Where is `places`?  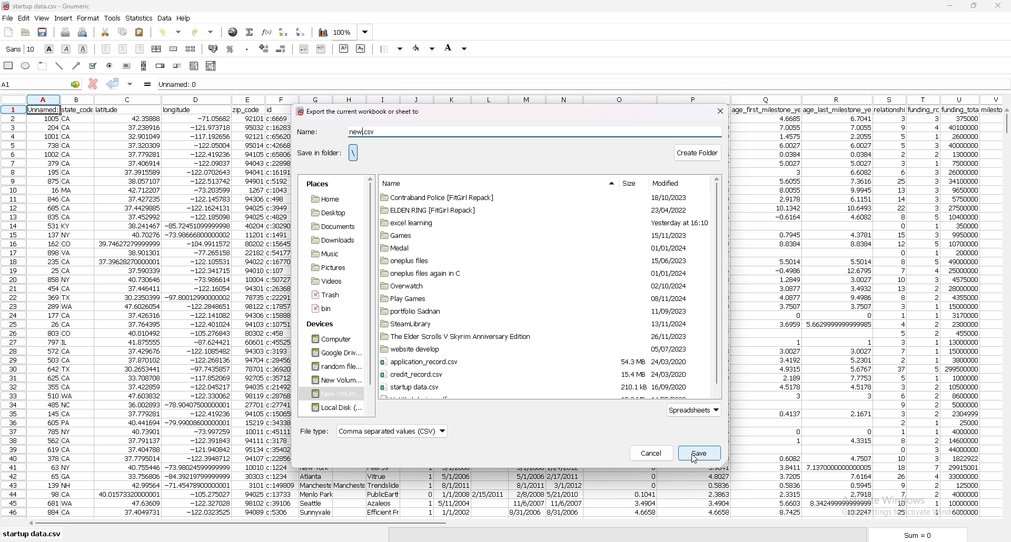
places is located at coordinates (318, 184).